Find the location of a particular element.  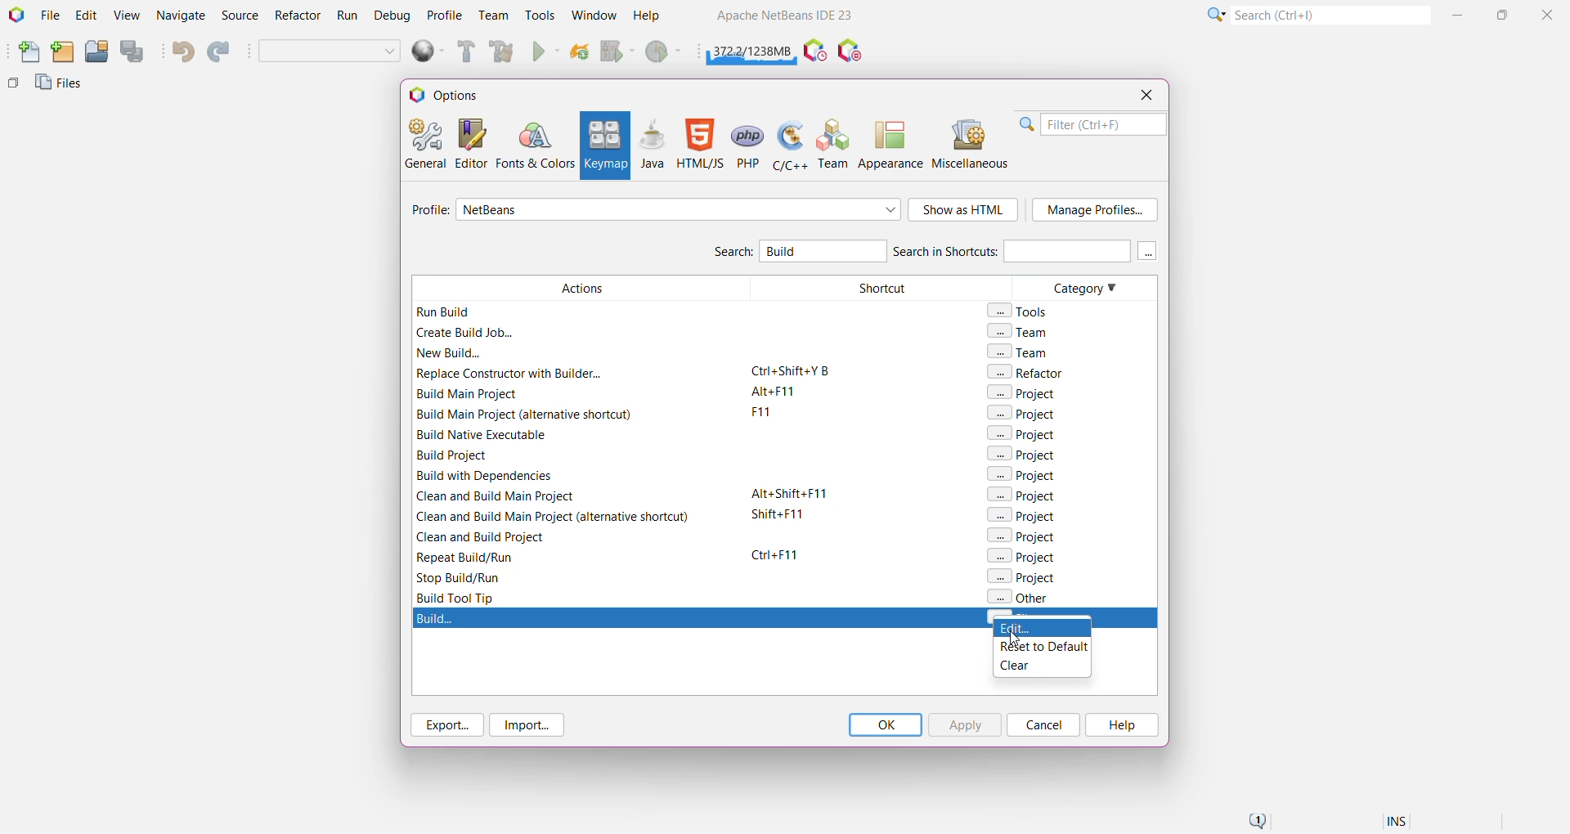

Application name and Version is located at coordinates (783, 18).